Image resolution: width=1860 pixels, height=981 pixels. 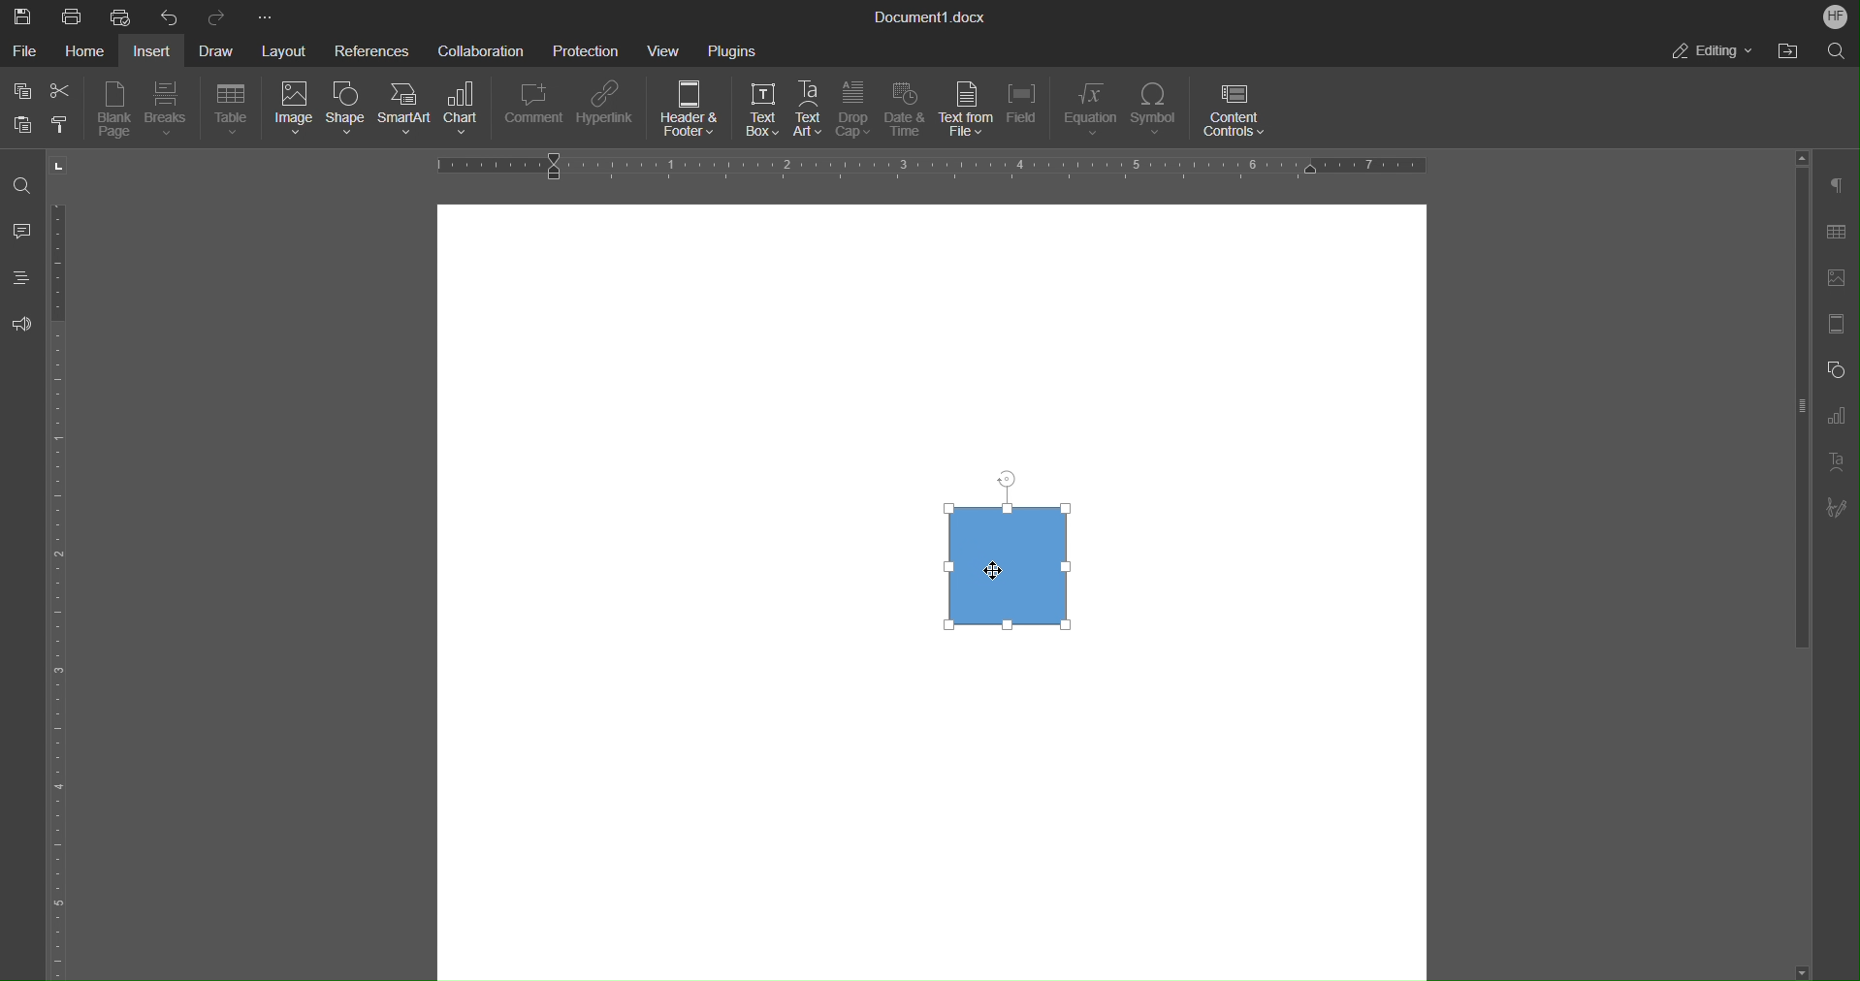 I want to click on Text from File, so click(x=968, y=111).